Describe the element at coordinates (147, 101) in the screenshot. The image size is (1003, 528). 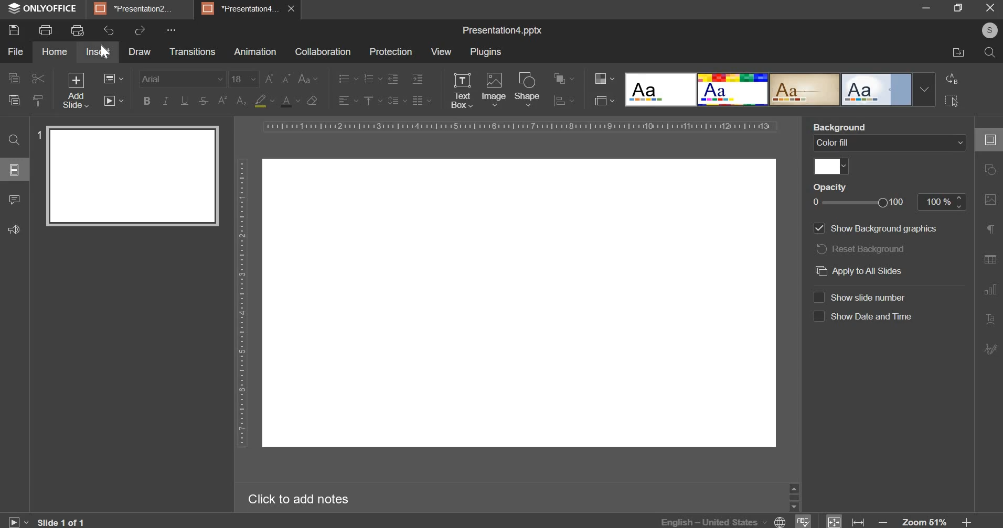
I see `bold` at that location.